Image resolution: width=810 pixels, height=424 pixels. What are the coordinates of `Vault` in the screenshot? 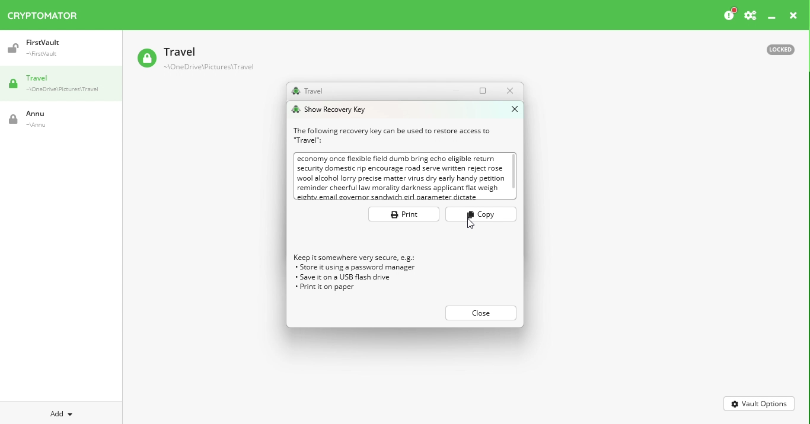 It's located at (50, 119).